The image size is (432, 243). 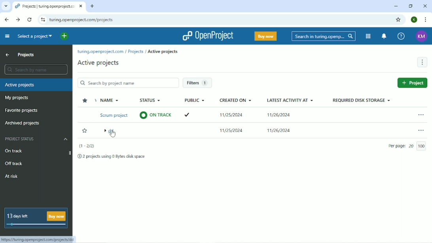 What do you see at coordinates (151, 101) in the screenshot?
I see `Status` at bounding box center [151, 101].